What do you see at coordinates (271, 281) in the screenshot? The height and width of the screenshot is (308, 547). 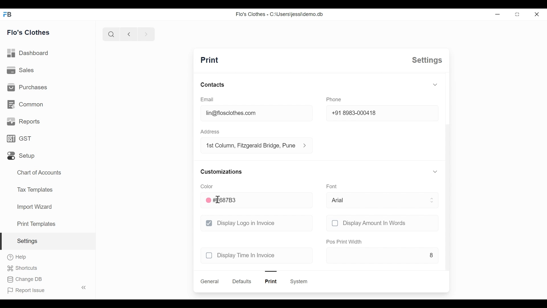 I see `print` at bounding box center [271, 281].